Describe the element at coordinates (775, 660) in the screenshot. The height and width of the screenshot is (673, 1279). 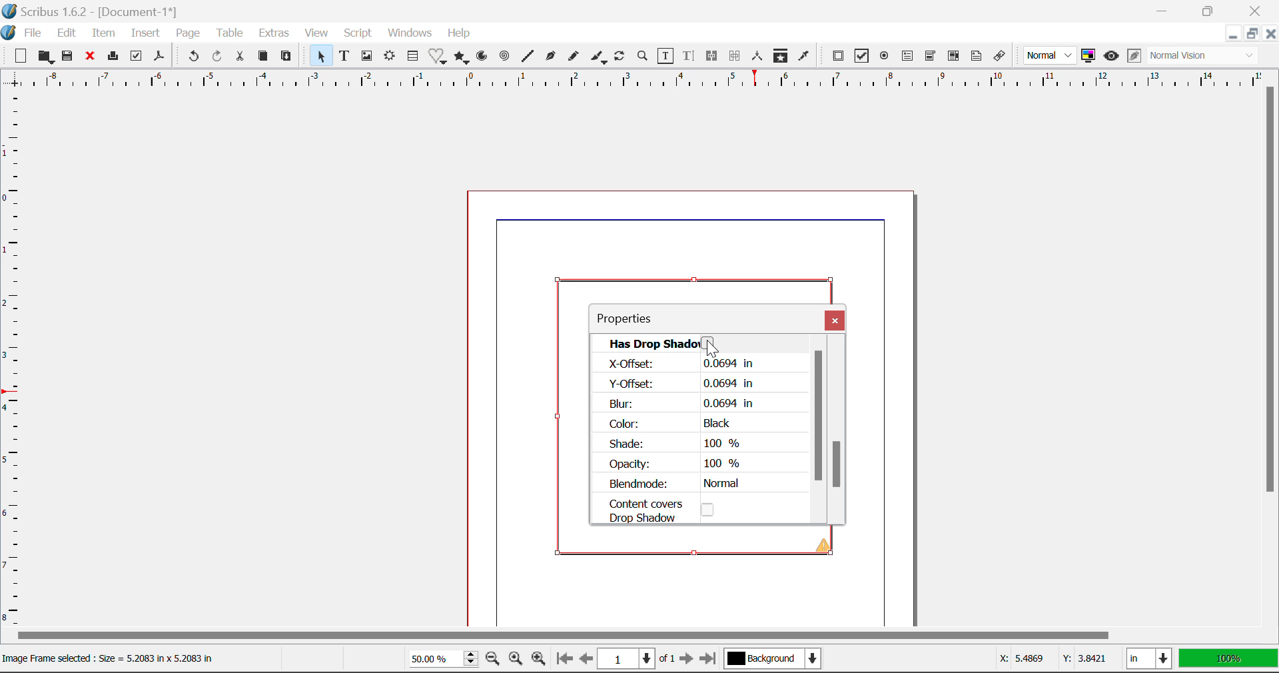
I see `Background` at that location.